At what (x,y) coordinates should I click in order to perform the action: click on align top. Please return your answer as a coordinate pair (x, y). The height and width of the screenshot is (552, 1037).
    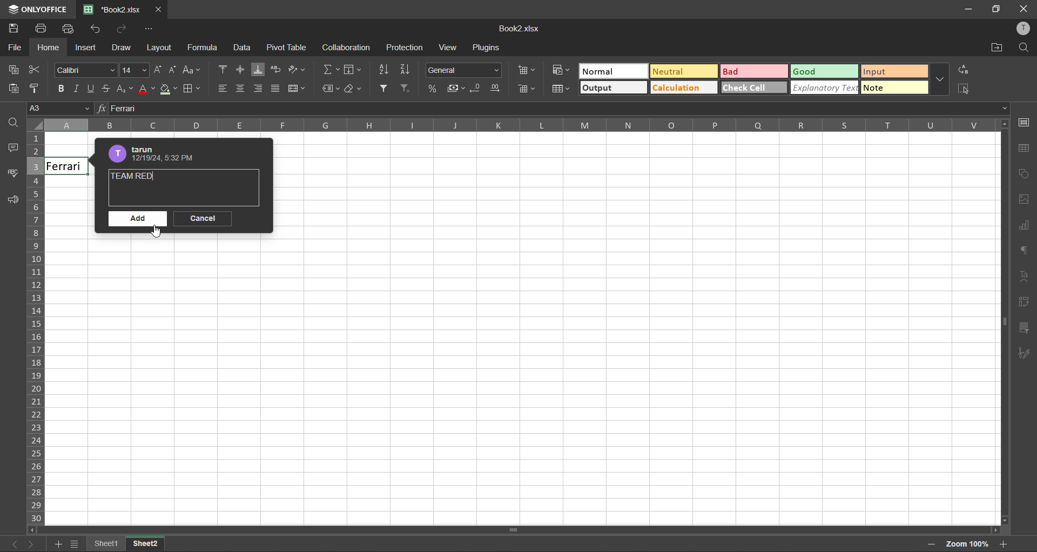
    Looking at the image, I should click on (220, 70).